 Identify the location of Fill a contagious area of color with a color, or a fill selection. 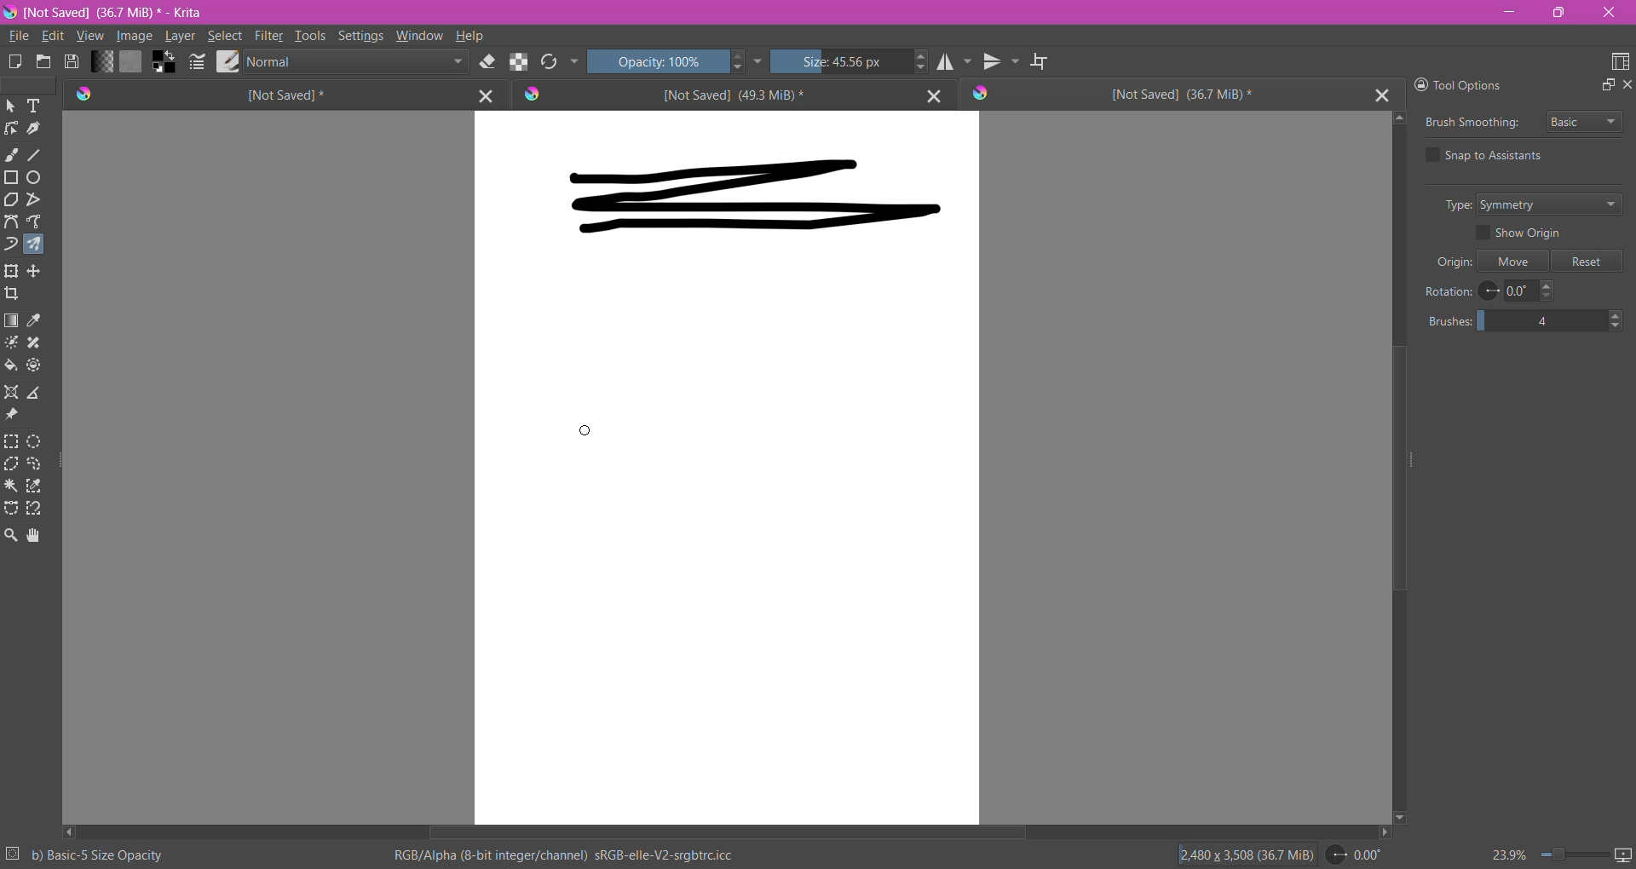
(12, 365).